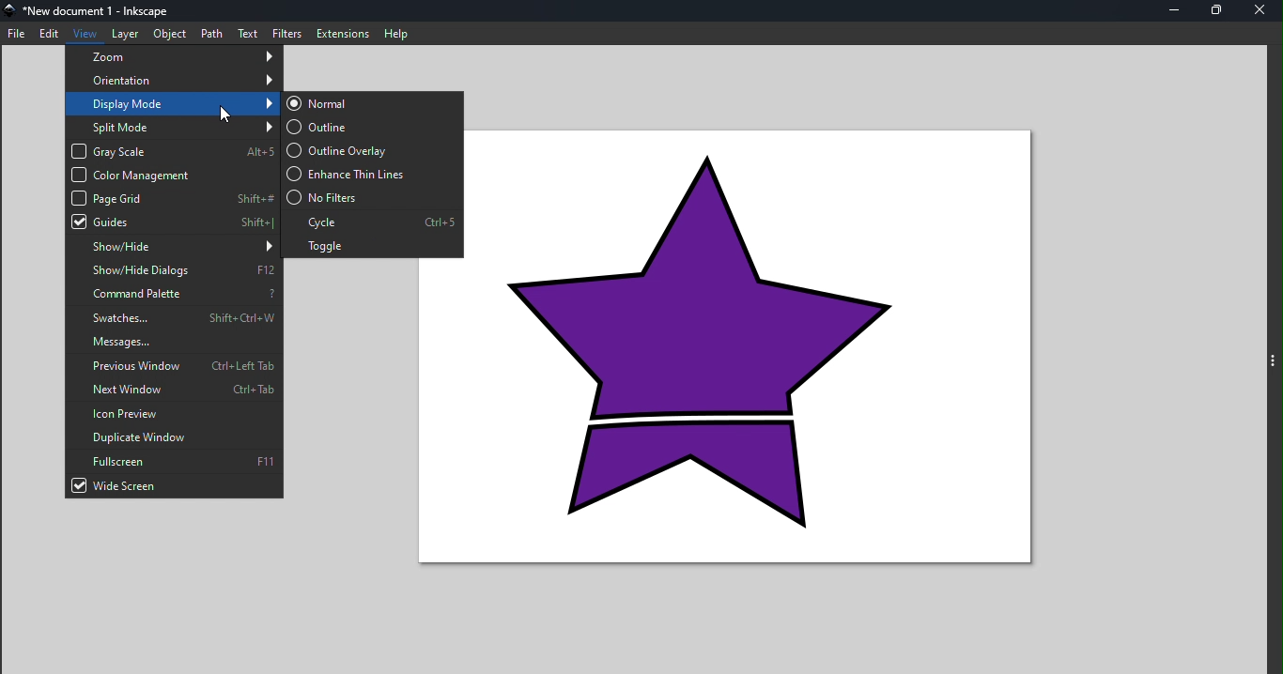  What do you see at coordinates (377, 148) in the screenshot?
I see `Outline overlay` at bounding box center [377, 148].